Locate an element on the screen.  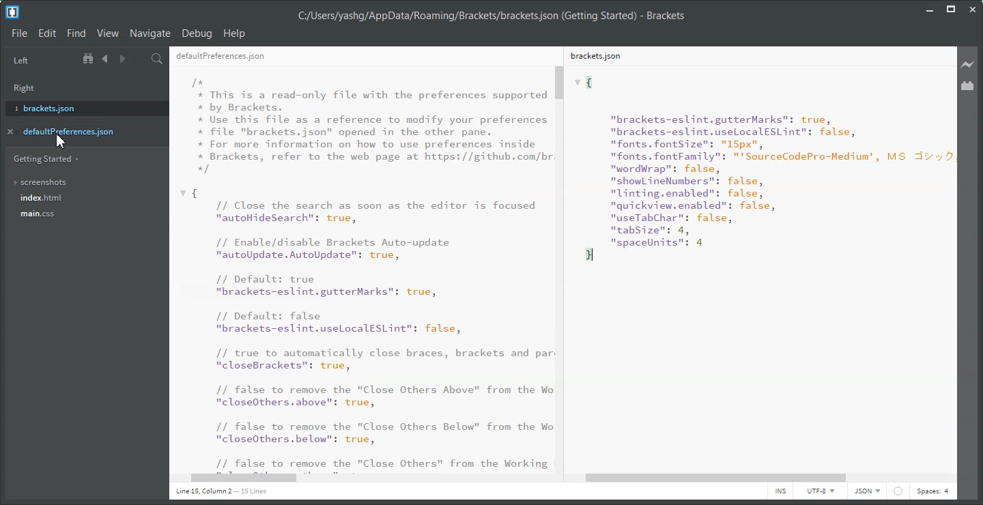
Text is located at coordinates (359, 268).